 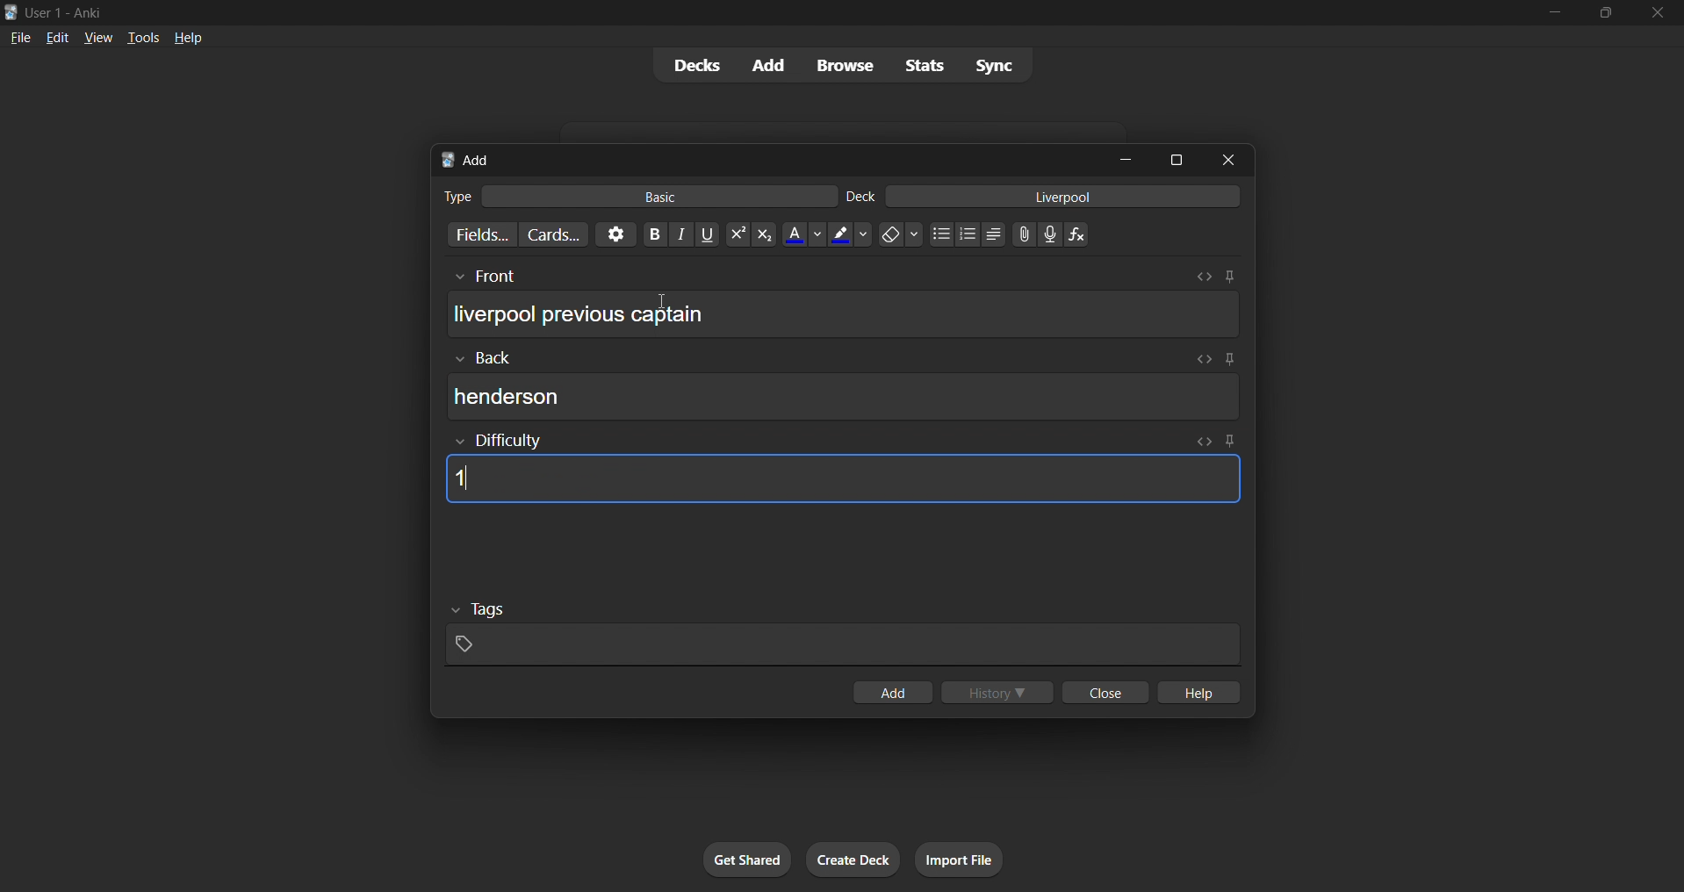 I want to click on maximize/restore, so click(x=1606, y=13).